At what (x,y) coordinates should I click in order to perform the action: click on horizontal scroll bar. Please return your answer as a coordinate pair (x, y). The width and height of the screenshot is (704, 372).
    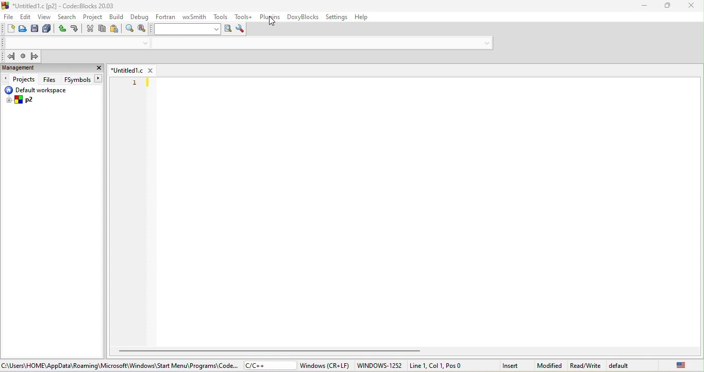
    Looking at the image, I should click on (270, 349).